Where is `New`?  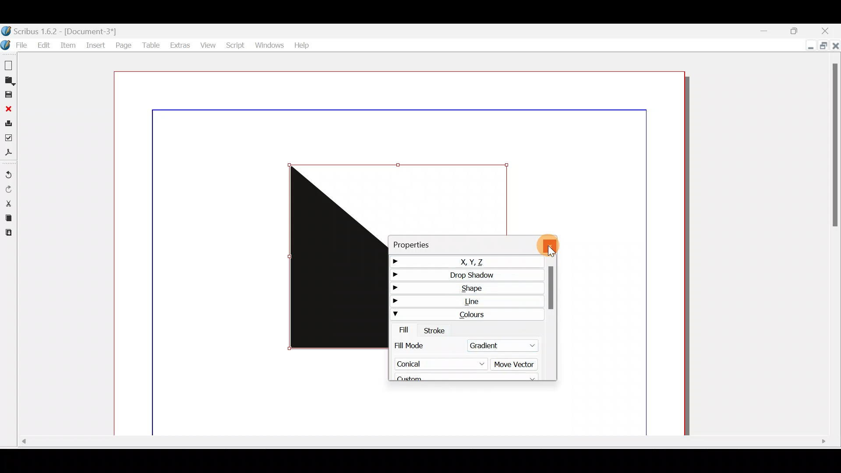 New is located at coordinates (9, 64).